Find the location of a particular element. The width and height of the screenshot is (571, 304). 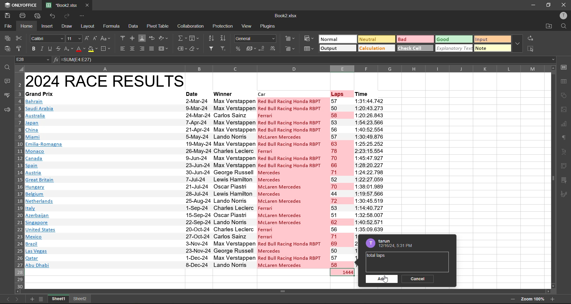

car is located at coordinates (264, 94).